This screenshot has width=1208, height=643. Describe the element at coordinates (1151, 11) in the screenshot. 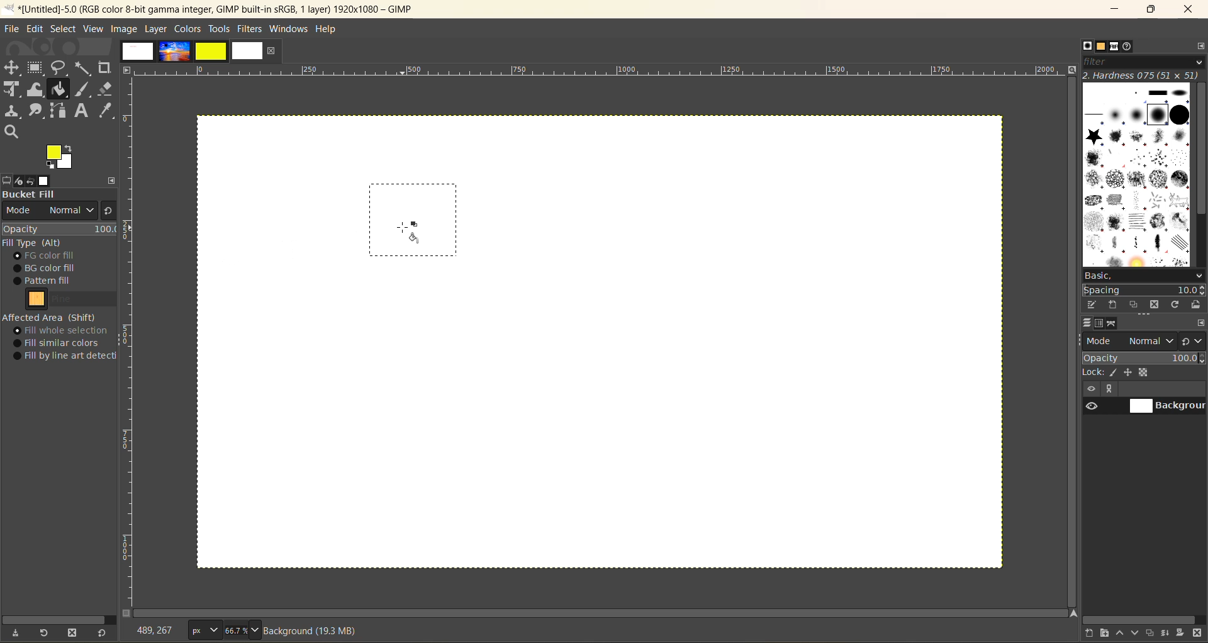

I see `maximize` at that location.